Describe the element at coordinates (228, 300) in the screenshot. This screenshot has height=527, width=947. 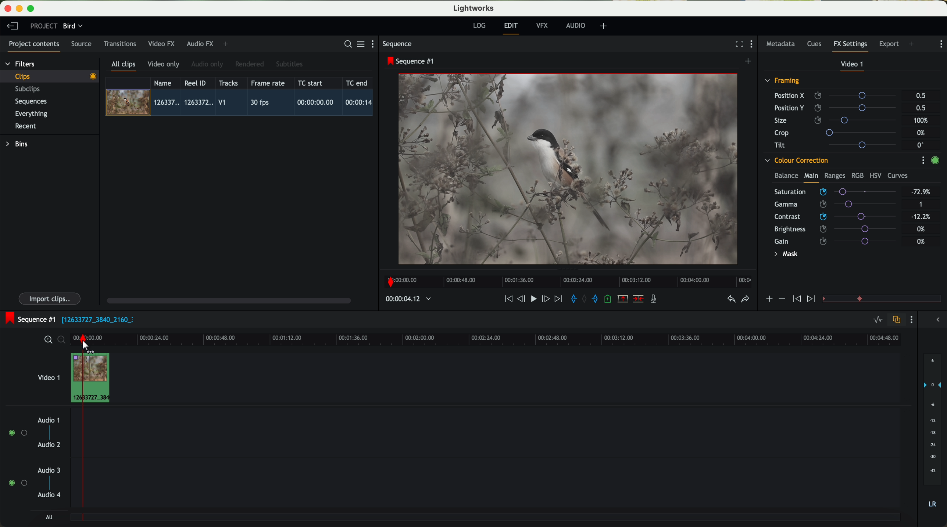
I see `scroll bar` at that location.